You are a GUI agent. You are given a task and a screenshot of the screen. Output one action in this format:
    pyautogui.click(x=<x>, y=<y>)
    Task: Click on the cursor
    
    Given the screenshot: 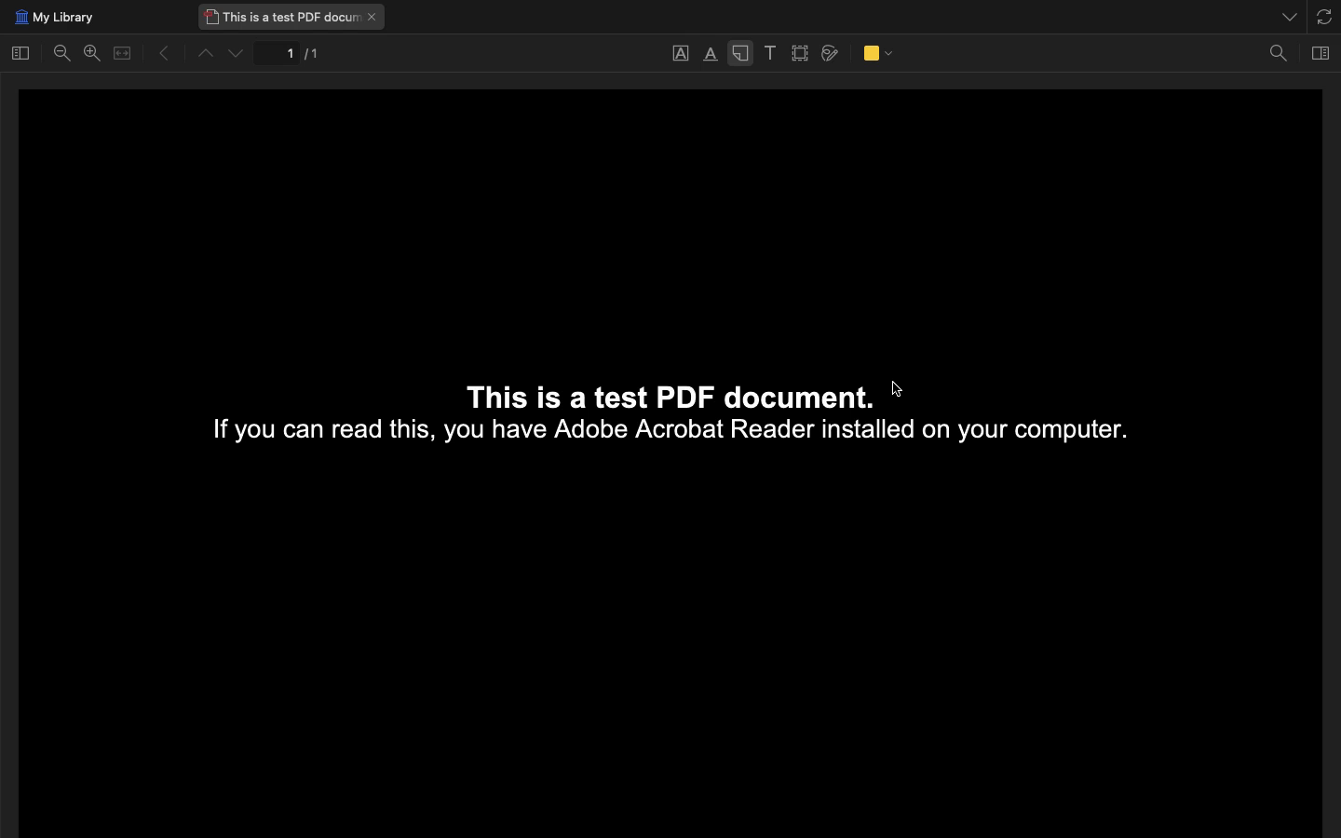 What is the action you would take?
    pyautogui.click(x=899, y=389)
    